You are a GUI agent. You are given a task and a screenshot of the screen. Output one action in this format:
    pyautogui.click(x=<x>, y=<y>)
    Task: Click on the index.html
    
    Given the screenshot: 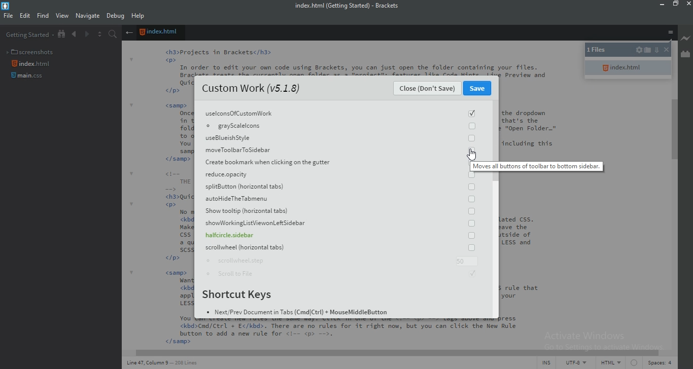 What is the action you would take?
    pyautogui.click(x=628, y=68)
    